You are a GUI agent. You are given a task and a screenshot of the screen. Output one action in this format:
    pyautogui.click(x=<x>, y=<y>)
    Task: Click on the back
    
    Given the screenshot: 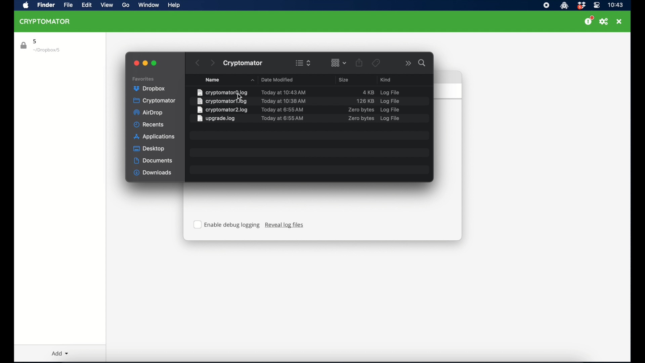 What is the action you would take?
    pyautogui.click(x=198, y=63)
    